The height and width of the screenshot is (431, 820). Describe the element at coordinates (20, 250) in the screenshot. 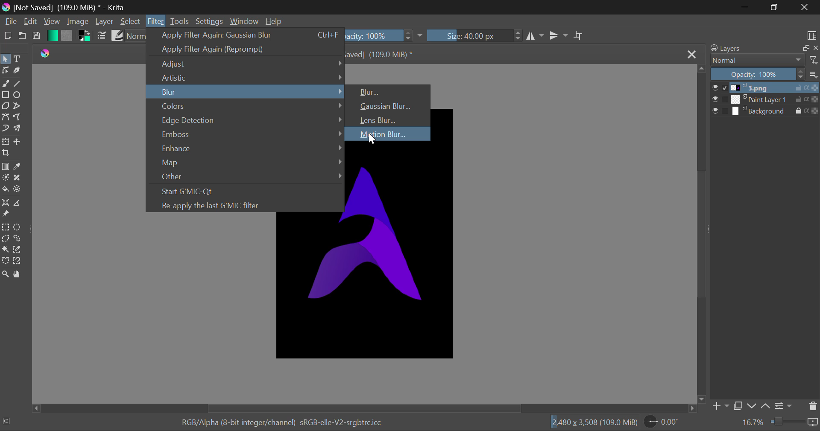

I see `Similar Color Selection Tool` at that location.